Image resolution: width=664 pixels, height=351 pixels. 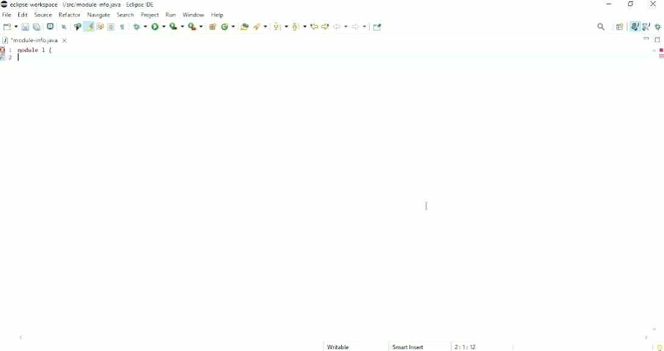 What do you see at coordinates (37, 27) in the screenshot?
I see `Save All` at bounding box center [37, 27].